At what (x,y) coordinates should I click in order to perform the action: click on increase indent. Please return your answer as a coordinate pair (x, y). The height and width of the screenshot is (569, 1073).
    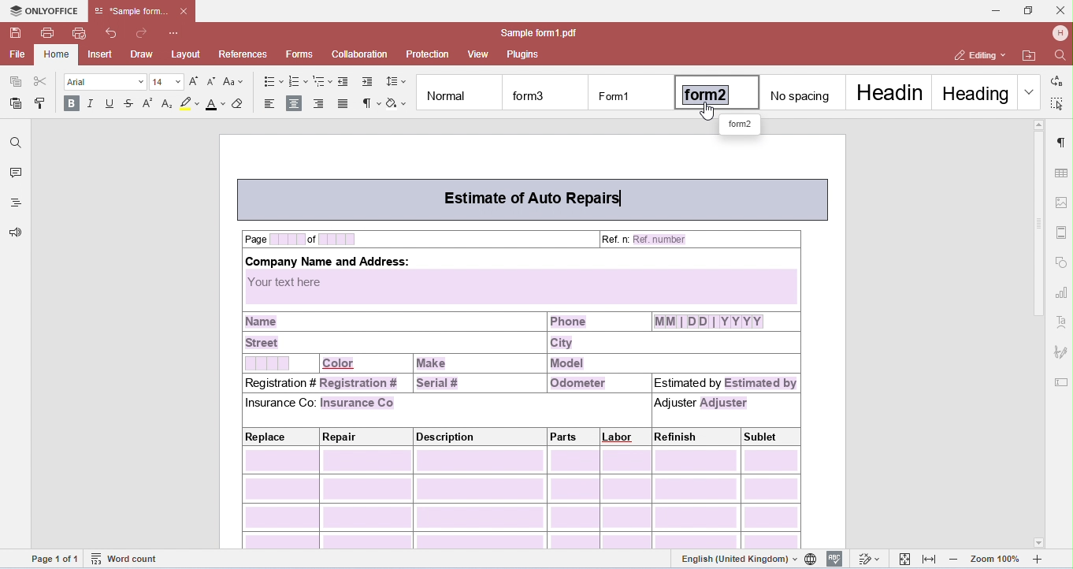
    Looking at the image, I should click on (367, 82).